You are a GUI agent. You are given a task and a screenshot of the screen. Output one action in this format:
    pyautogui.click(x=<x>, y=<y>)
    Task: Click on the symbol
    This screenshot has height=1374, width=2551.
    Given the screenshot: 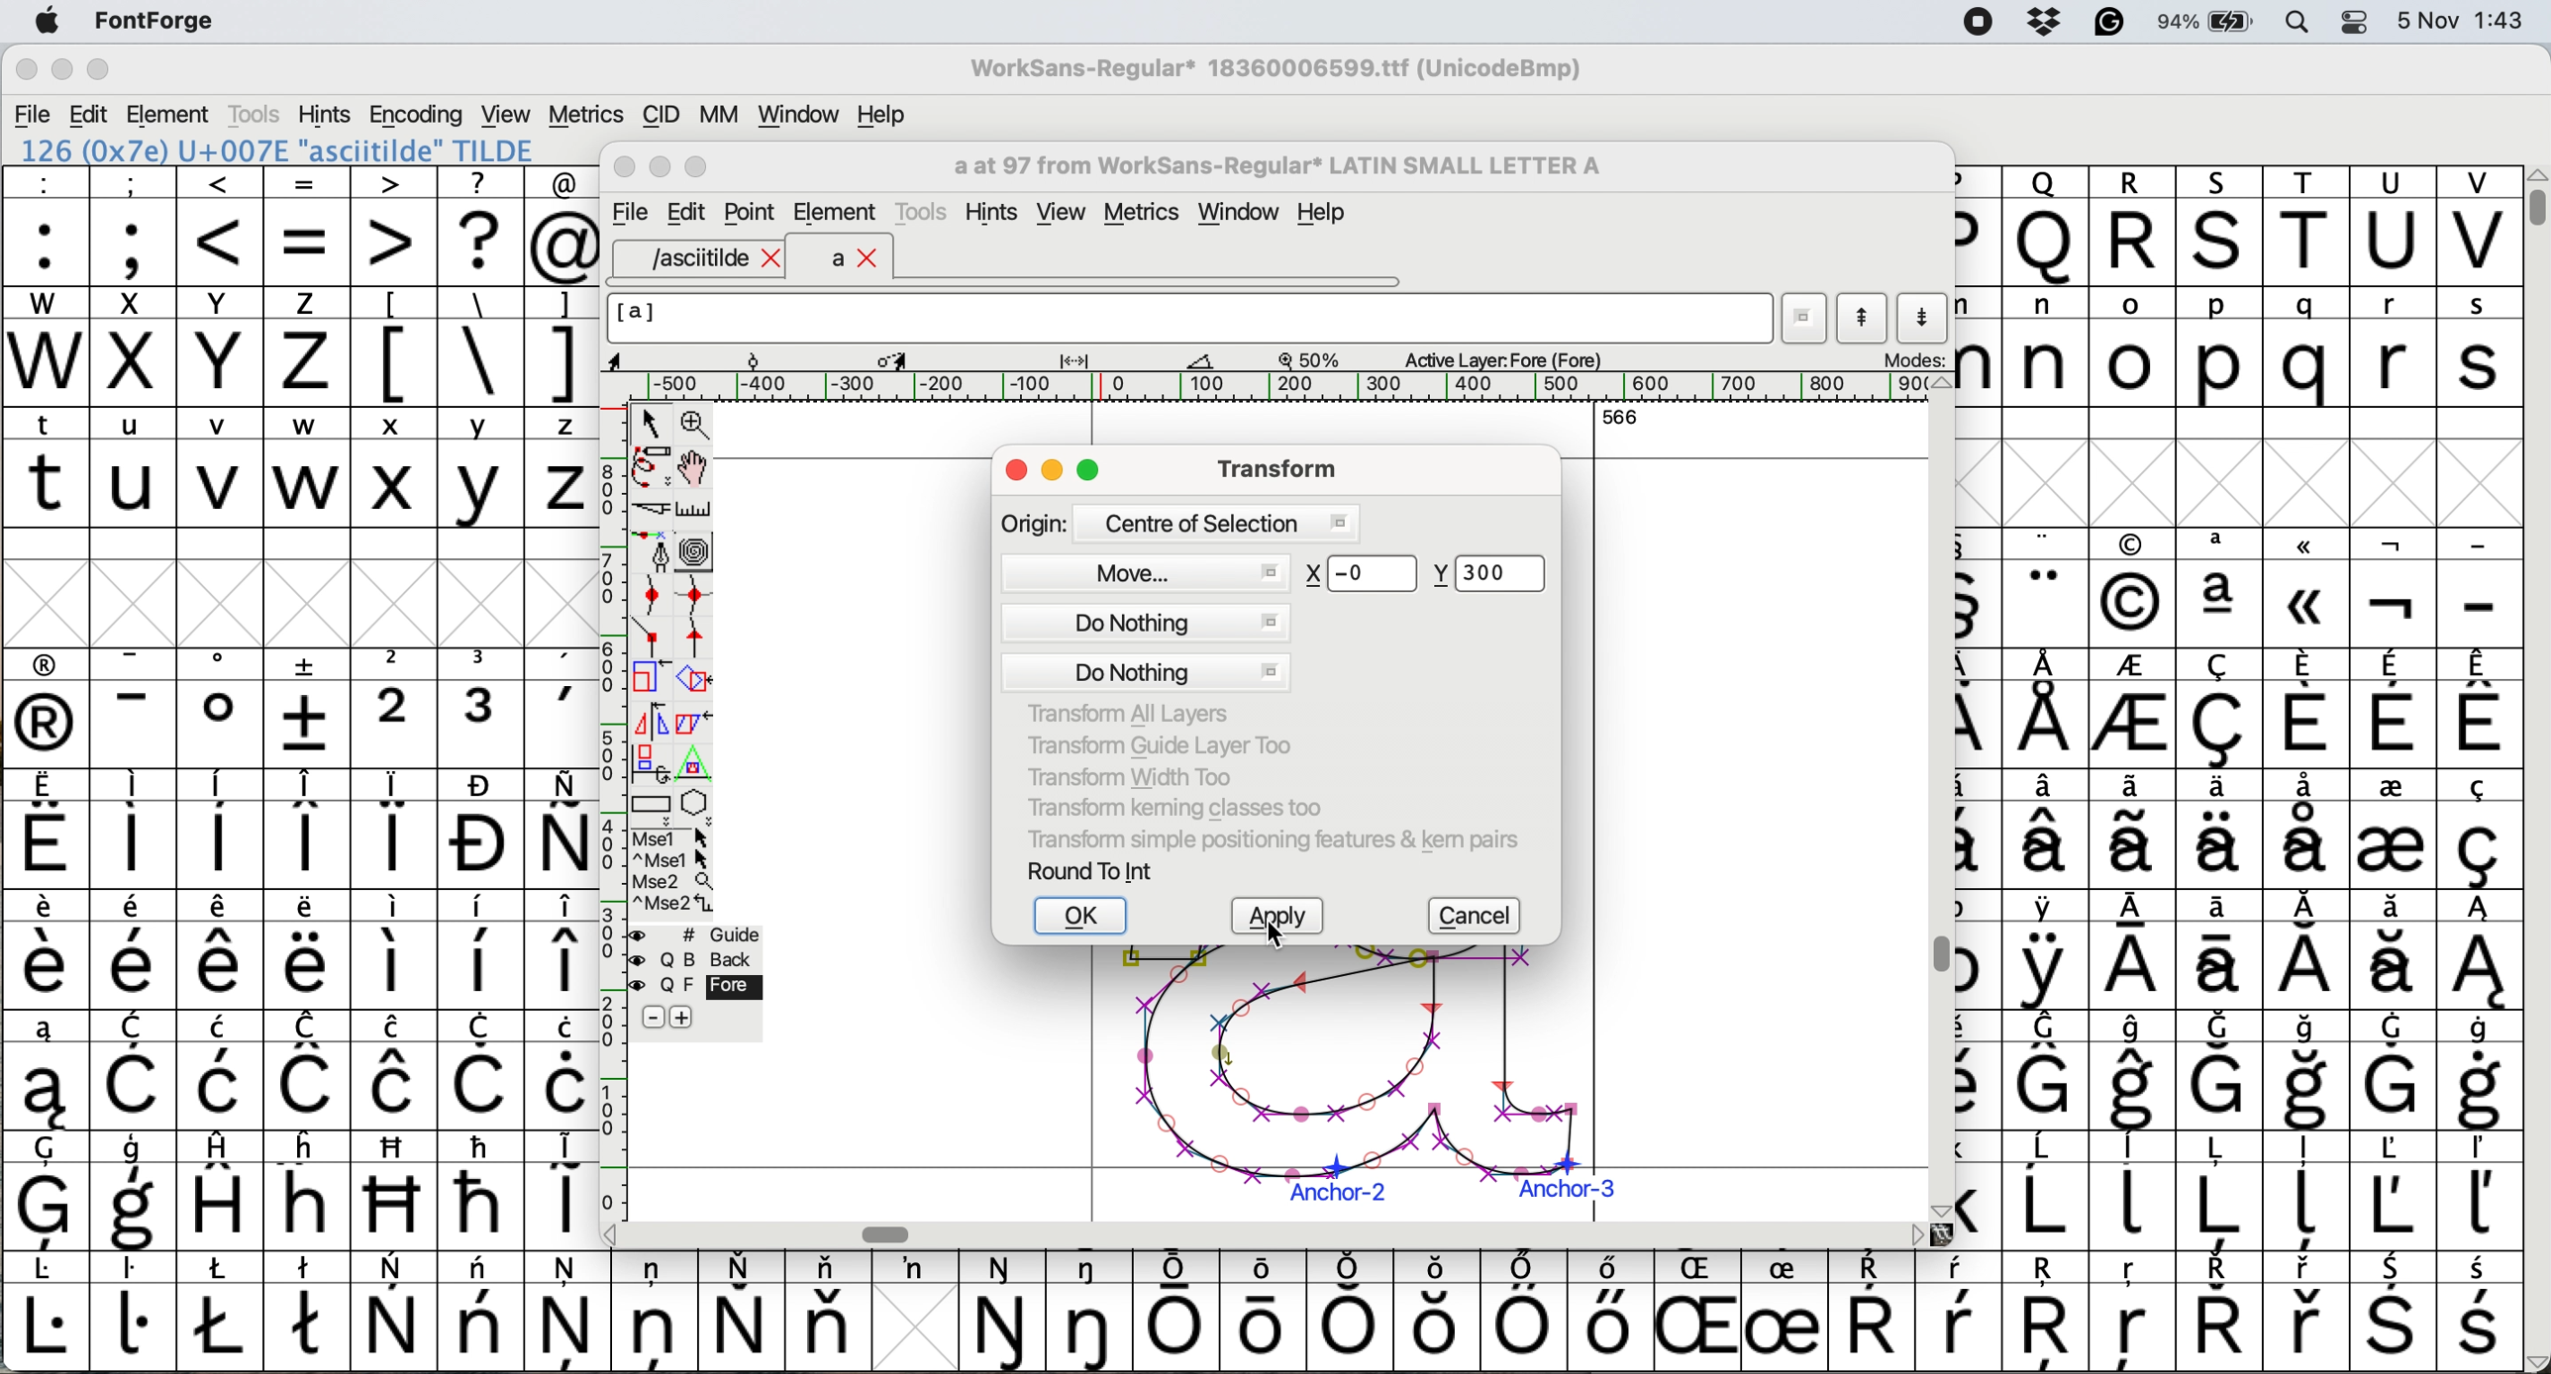 What is the action you would take?
    pyautogui.click(x=914, y=1268)
    